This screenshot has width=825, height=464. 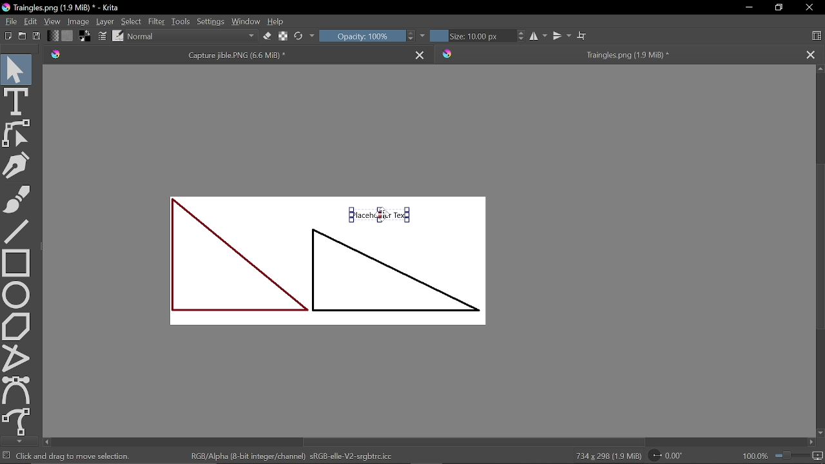 What do you see at coordinates (10, 22) in the screenshot?
I see `File` at bounding box center [10, 22].